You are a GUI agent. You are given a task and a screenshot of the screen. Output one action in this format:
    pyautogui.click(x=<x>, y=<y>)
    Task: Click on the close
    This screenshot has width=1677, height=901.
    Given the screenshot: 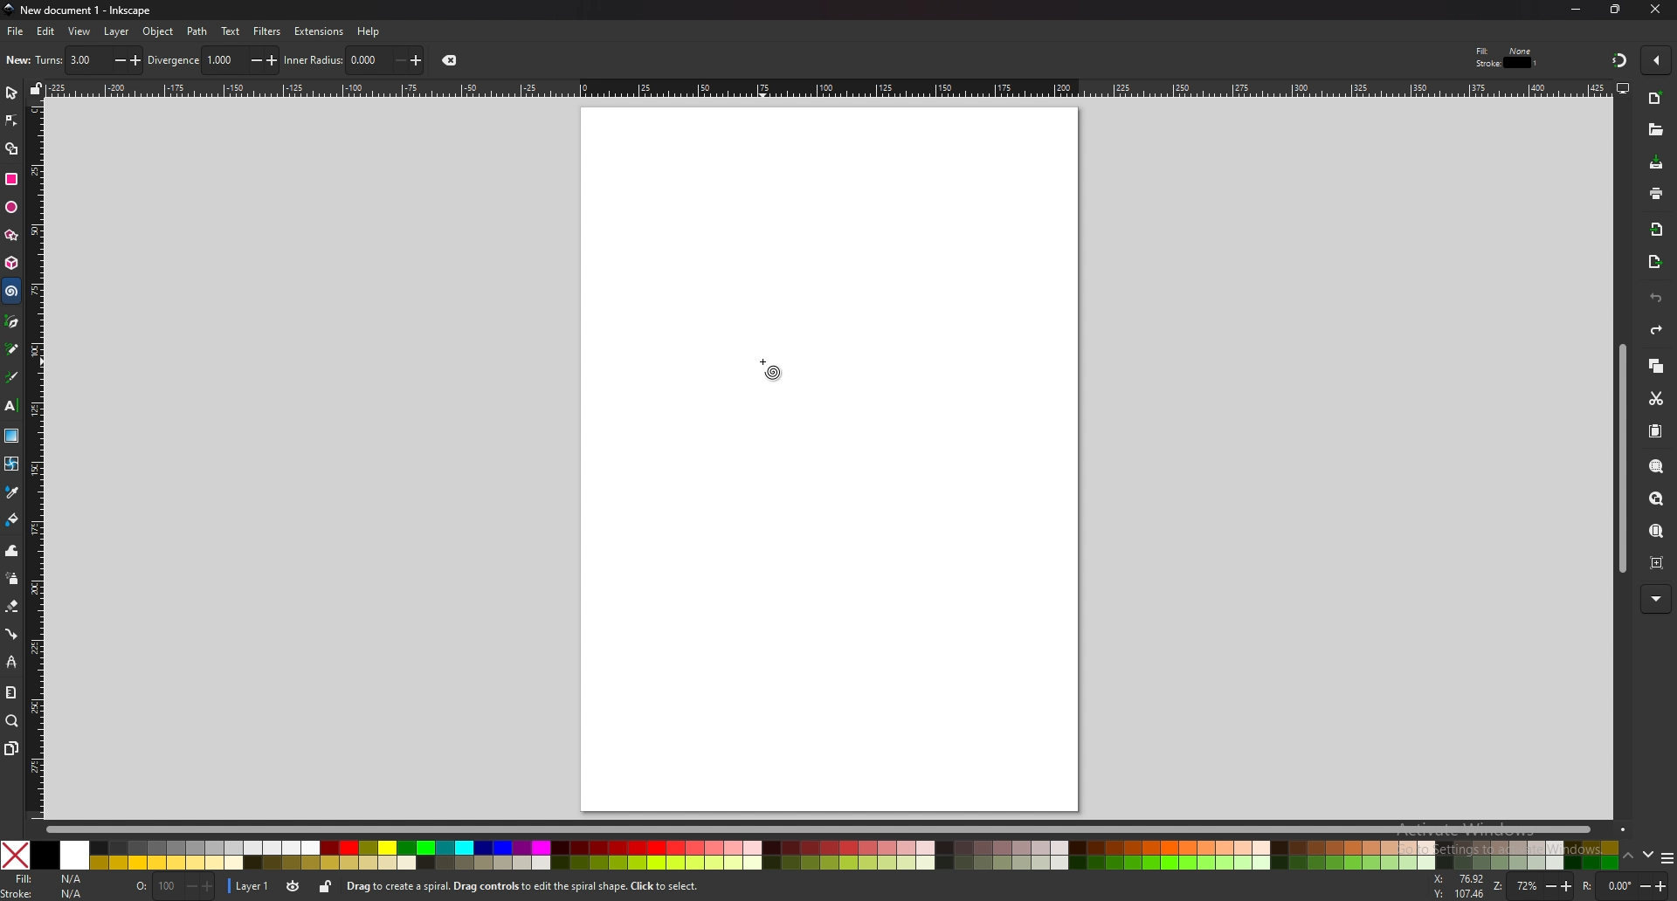 What is the action you would take?
    pyautogui.click(x=1655, y=10)
    